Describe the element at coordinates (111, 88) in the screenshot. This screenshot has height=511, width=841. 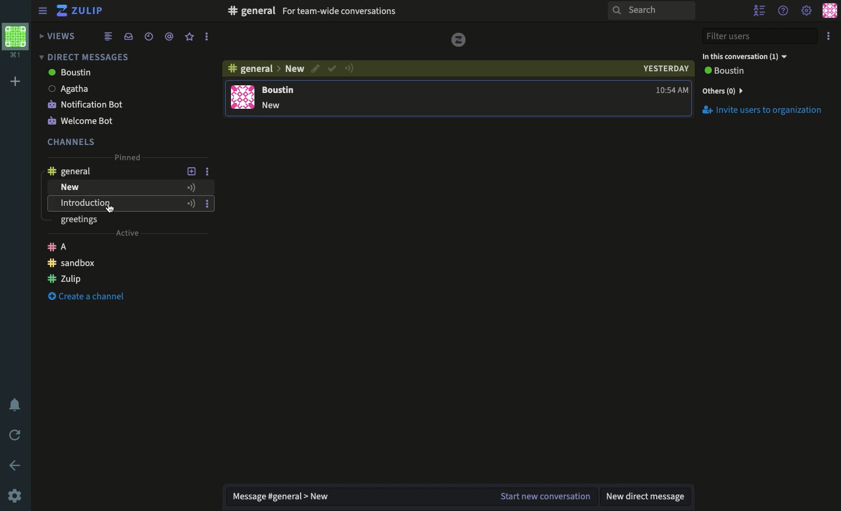
I see `Agatha` at that location.